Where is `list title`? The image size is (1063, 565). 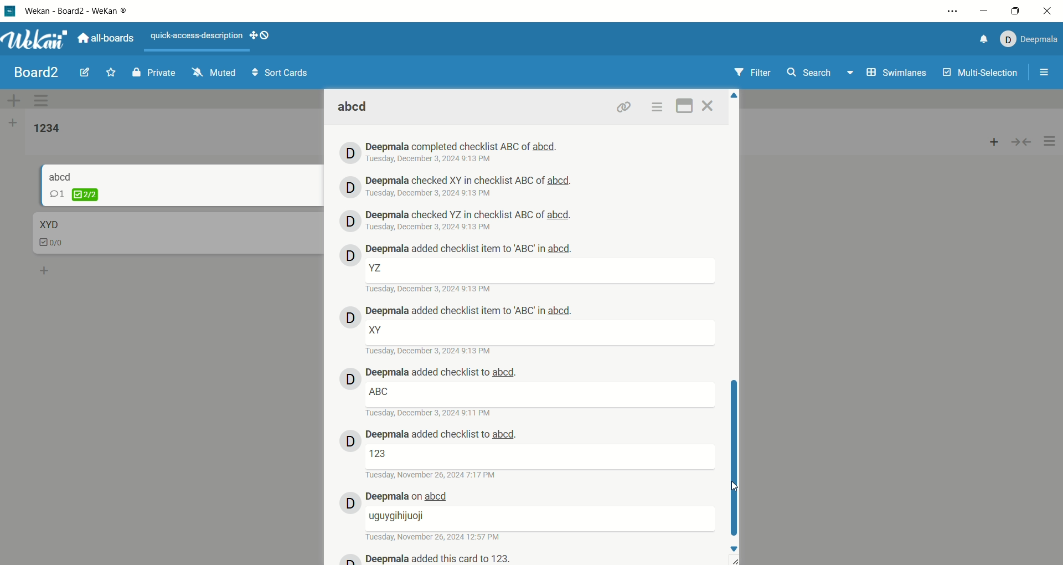 list title is located at coordinates (47, 129).